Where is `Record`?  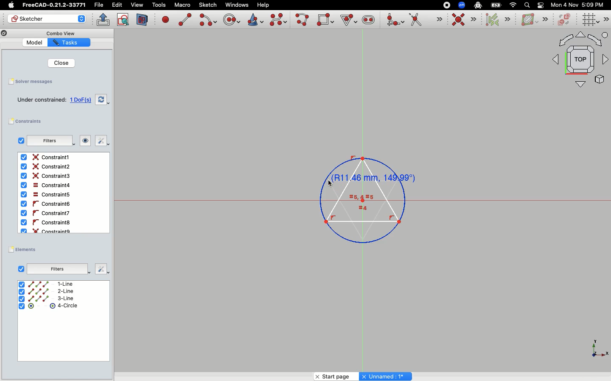 Record is located at coordinates (446, 5).